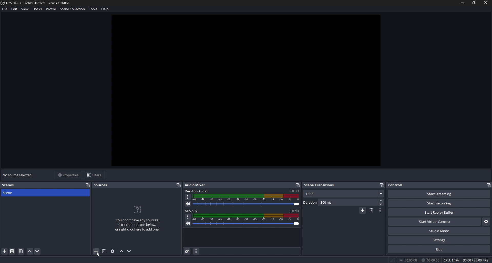  I want to click on view, so click(25, 9).